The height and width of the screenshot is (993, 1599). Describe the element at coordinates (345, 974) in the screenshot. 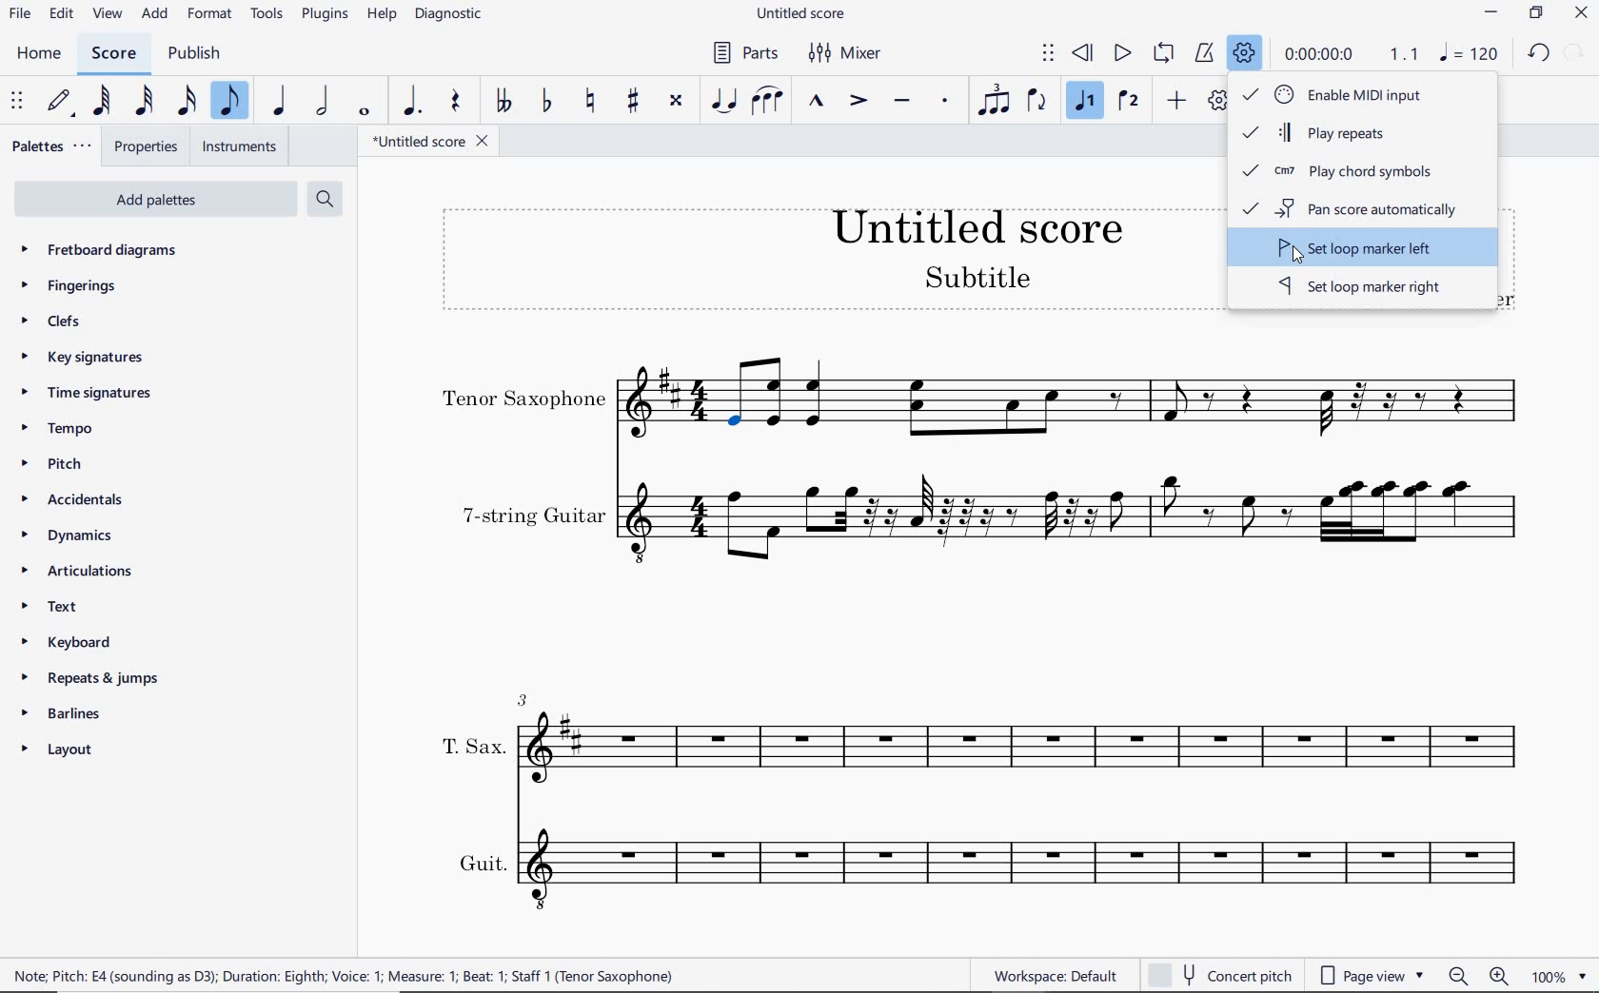

I see `score description` at that location.